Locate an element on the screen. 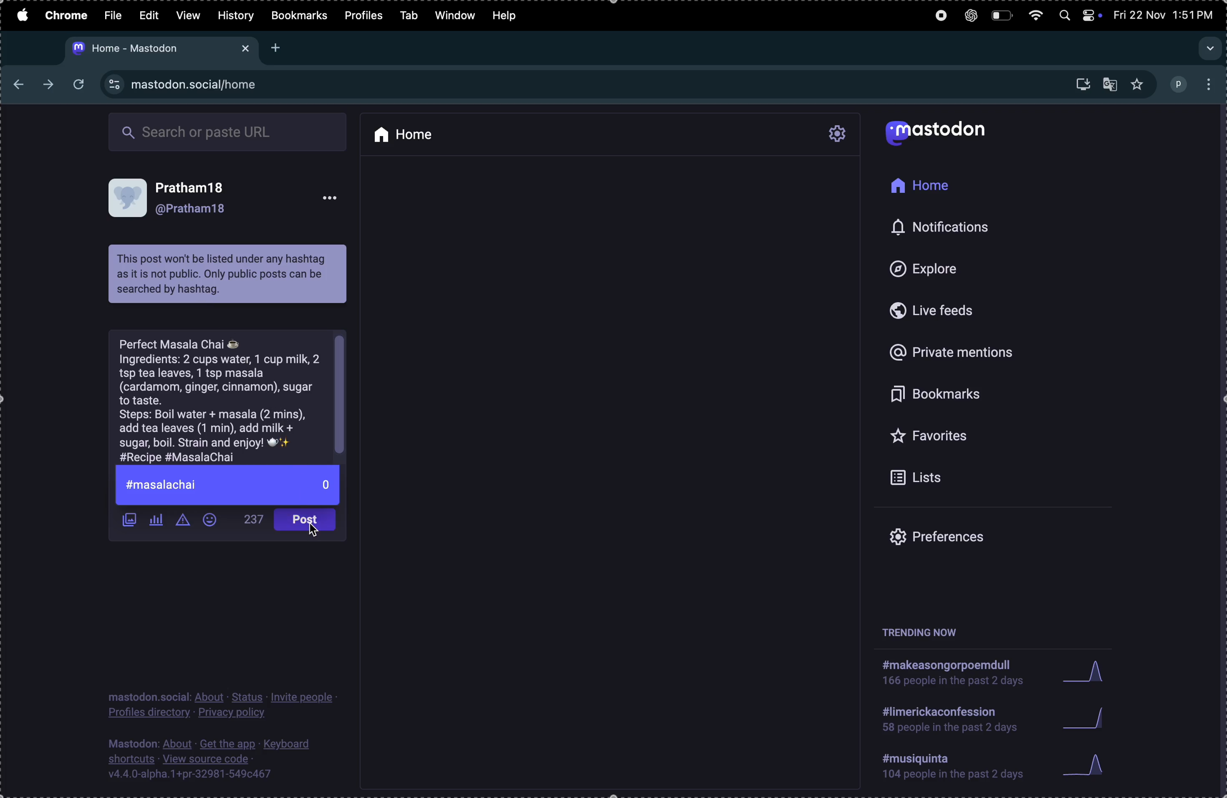 The width and height of the screenshot is (1227, 798). quiet in public is located at coordinates (184, 523).